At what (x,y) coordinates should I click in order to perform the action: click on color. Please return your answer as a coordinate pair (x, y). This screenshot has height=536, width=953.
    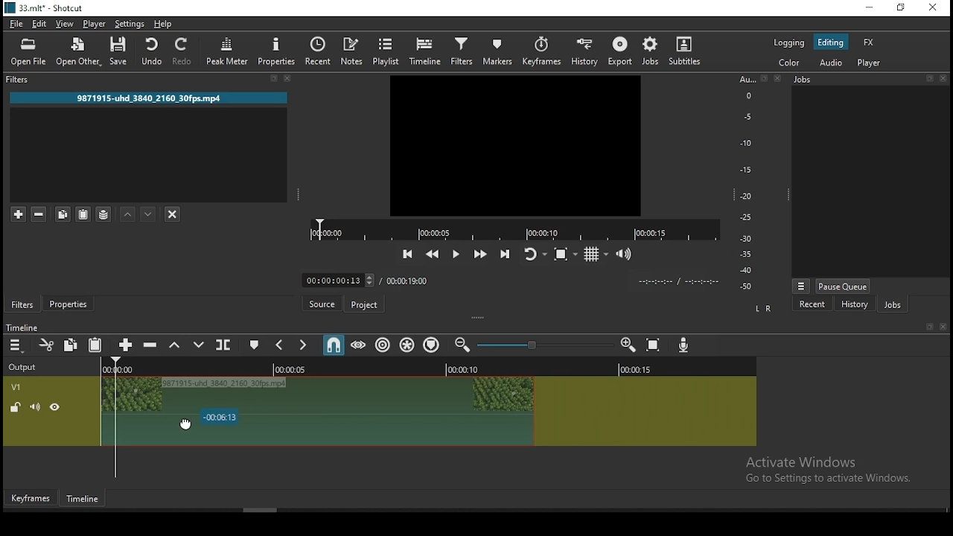
    Looking at the image, I should click on (791, 64).